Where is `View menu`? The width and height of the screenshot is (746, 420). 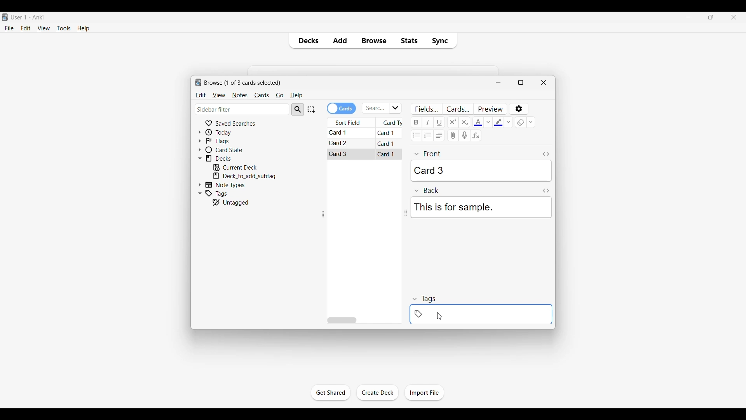
View menu is located at coordinates (219, 96).